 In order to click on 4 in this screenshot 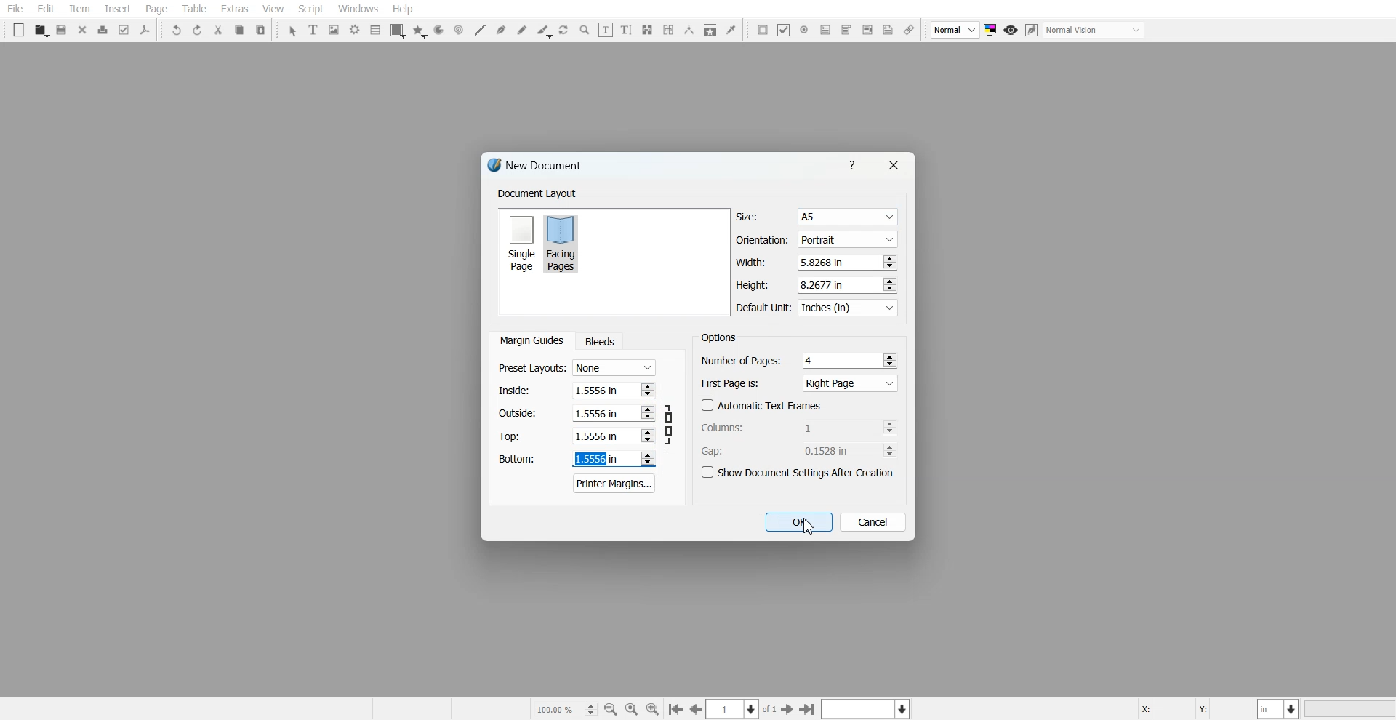, I will do `click(811, 360)`.